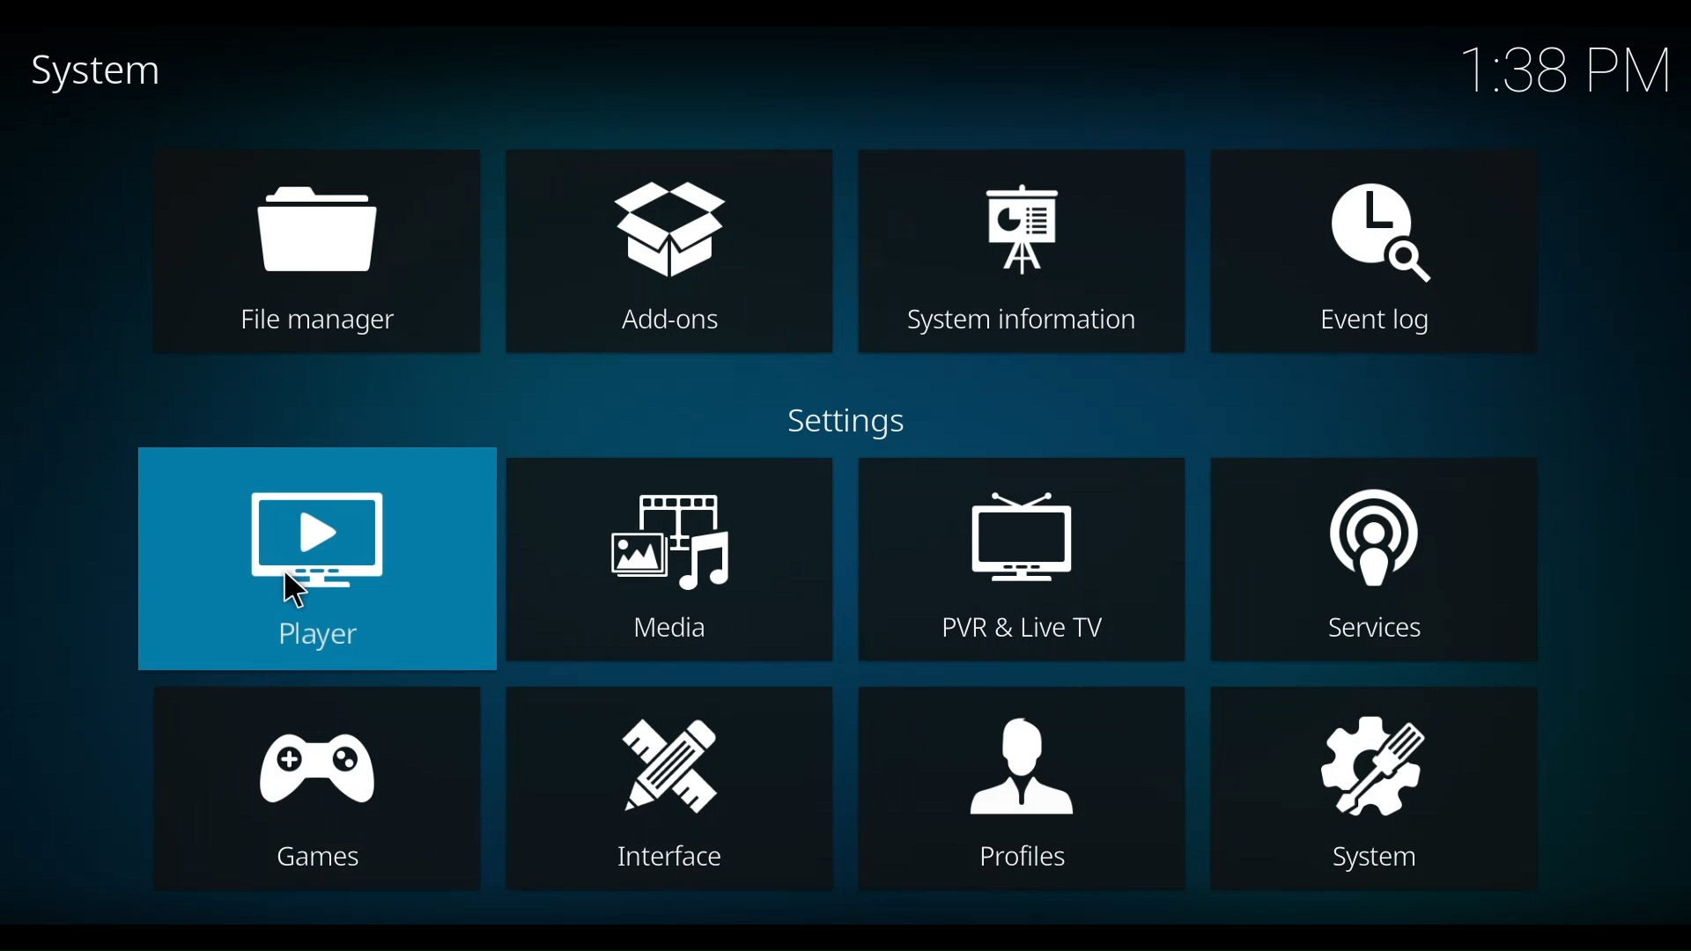  Describe the element at coordinates (847, 421) in the screenshot. I see `Settings` at that location.